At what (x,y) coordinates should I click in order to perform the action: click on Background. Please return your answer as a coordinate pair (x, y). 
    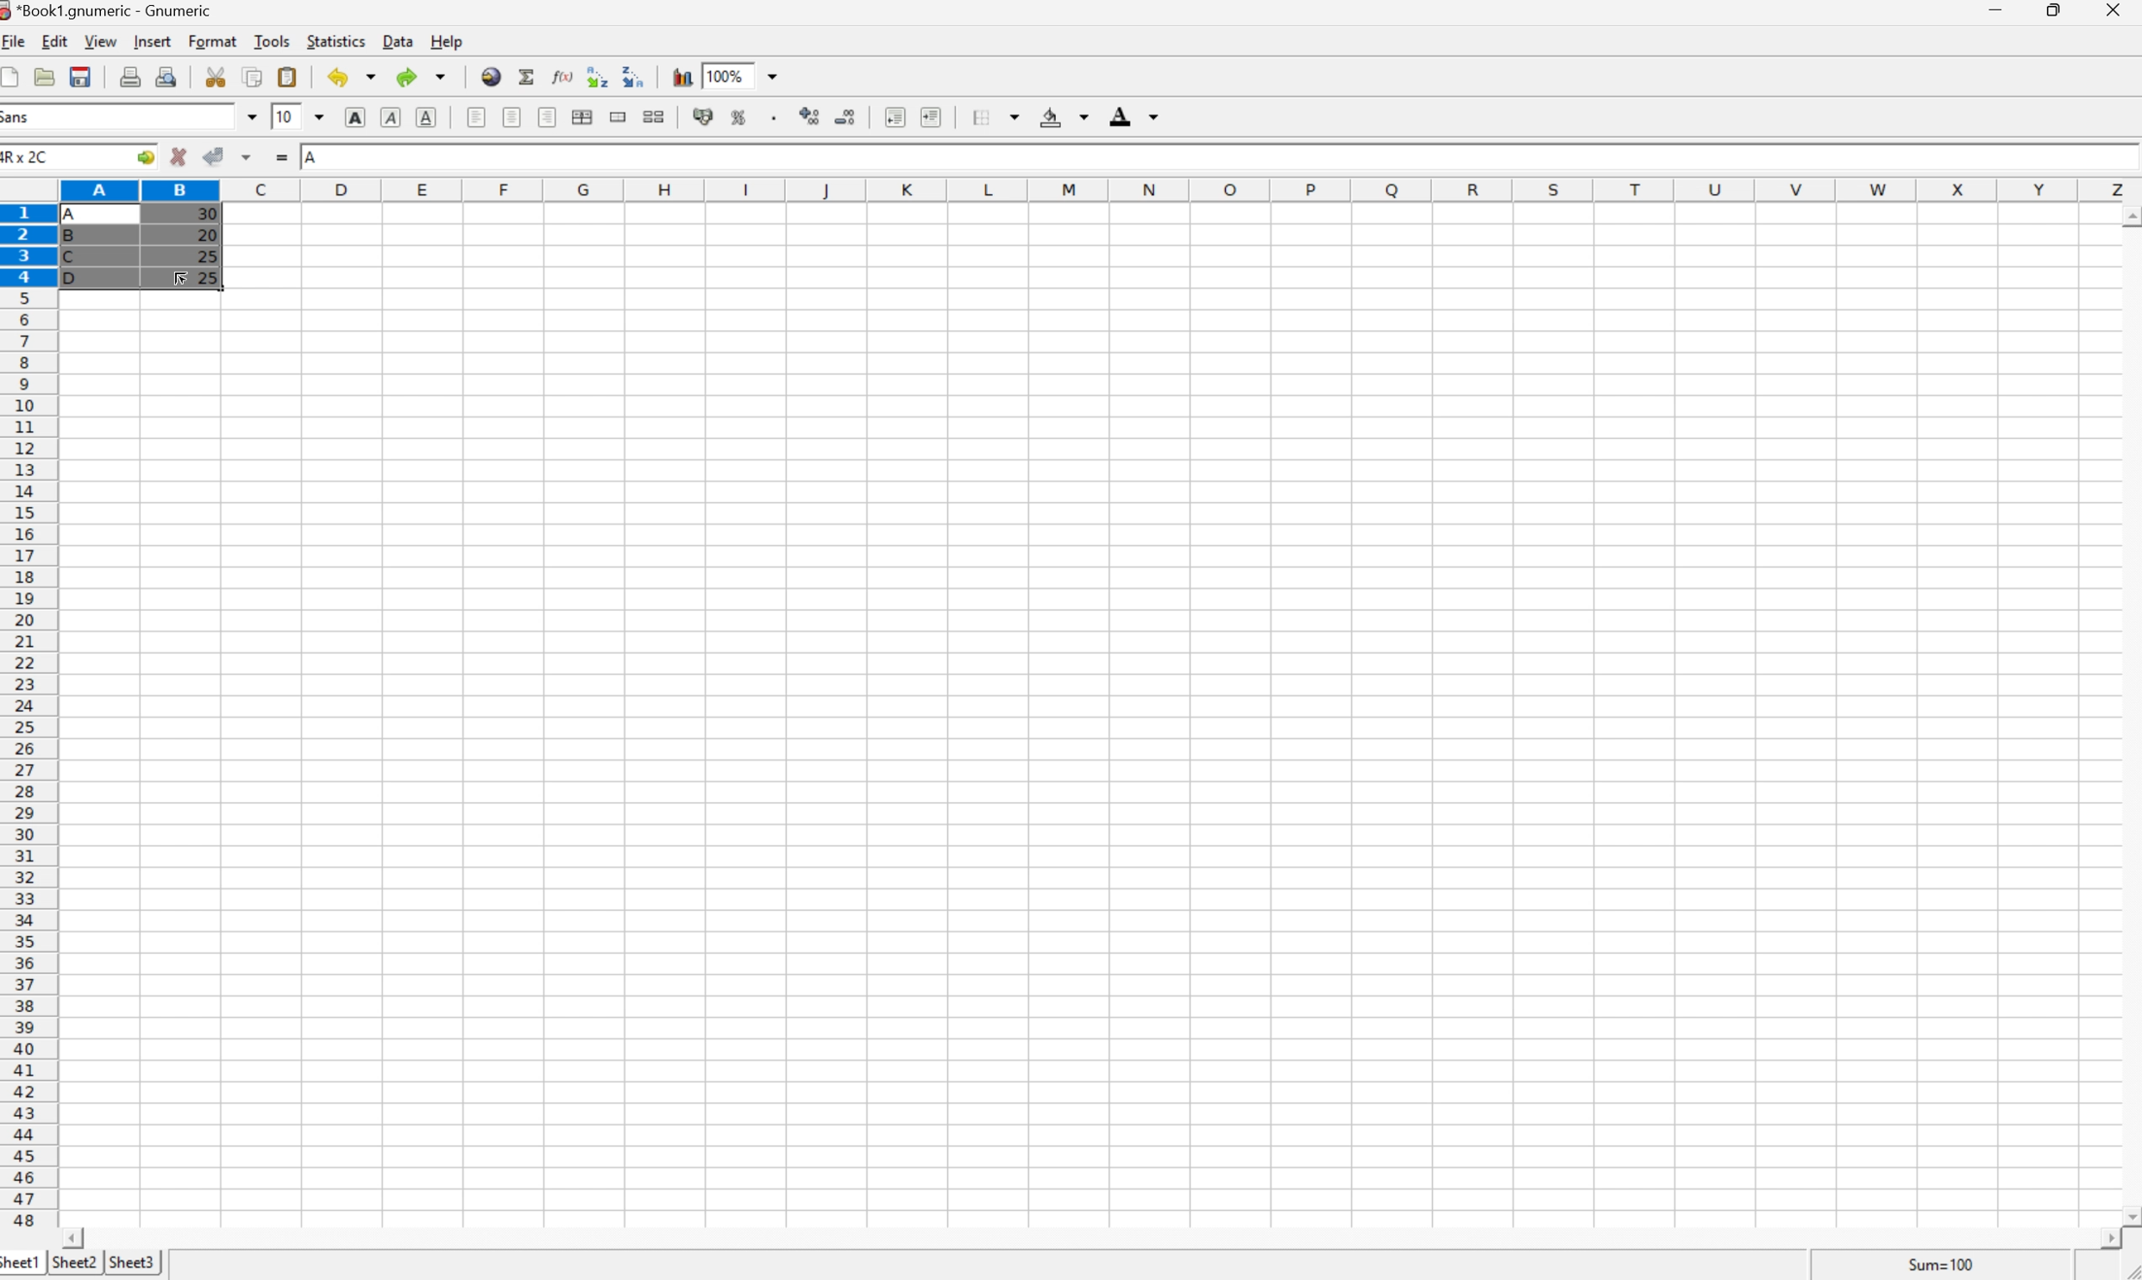
    Looking at the image, I should click on (1063, 118).